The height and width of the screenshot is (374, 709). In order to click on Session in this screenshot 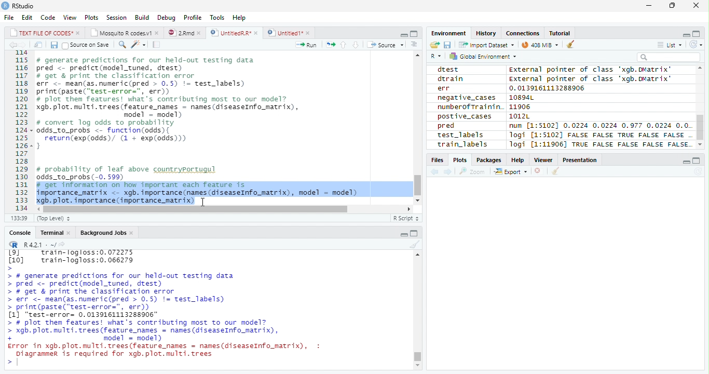, I will do `click(117, 17)`.